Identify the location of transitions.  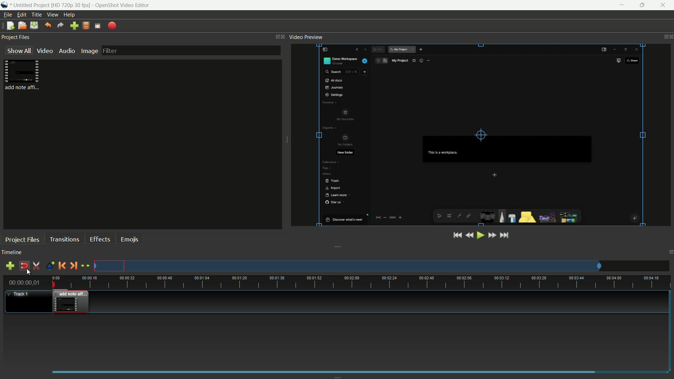
(66, 239).